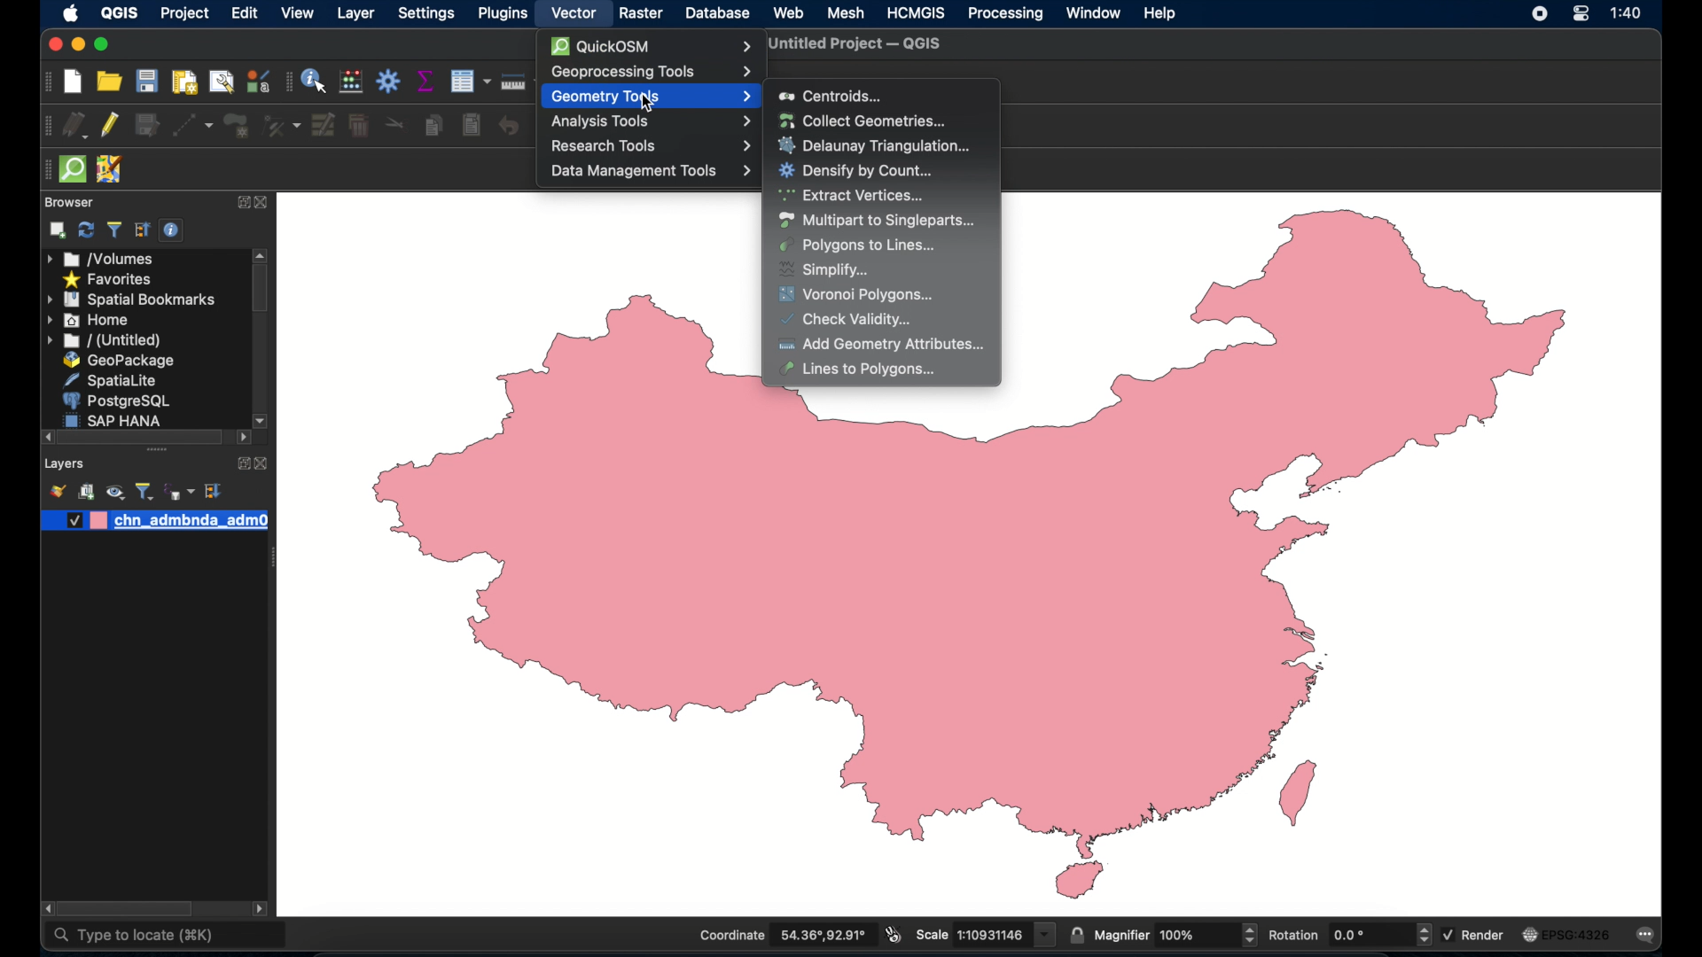  Describe the element at coordinates (857, 245) in the screenshot. I see `polygons to lines` at that location.